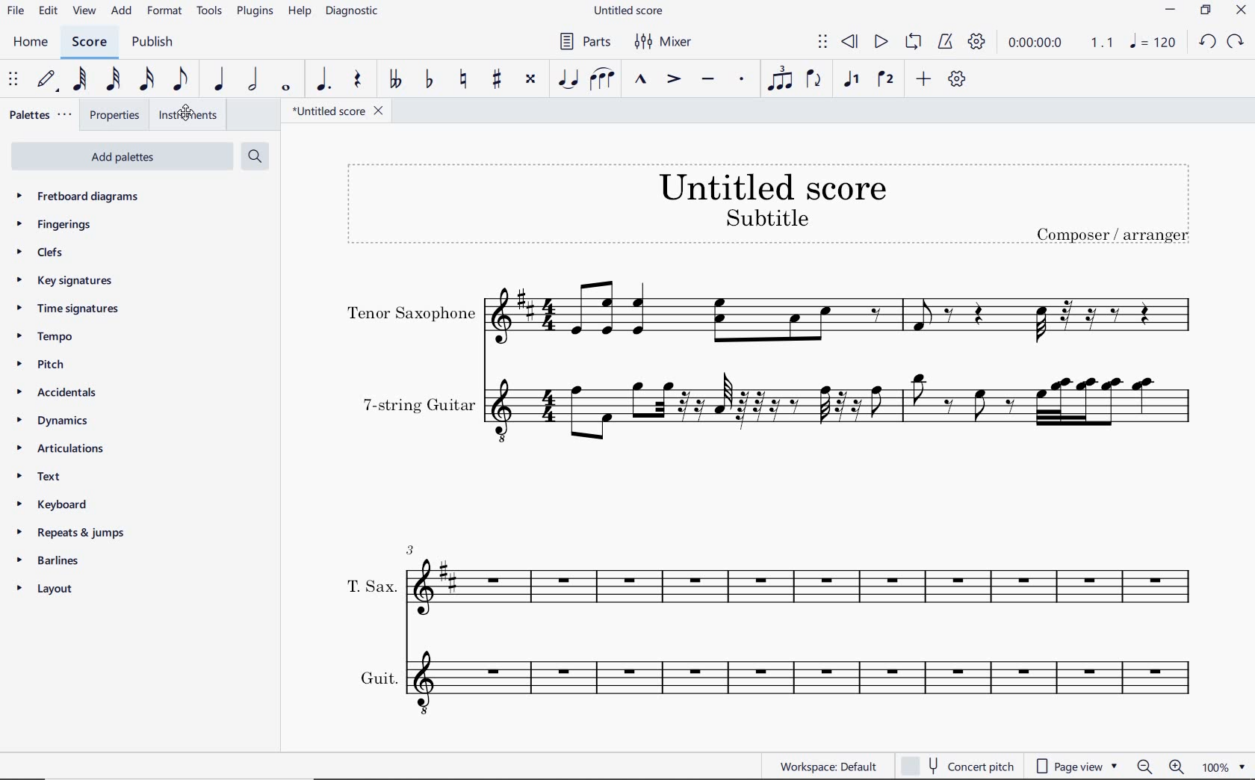 Image resolution: width=1255 pixels, height=780 pixels. Describe the element at coordinates (393, 79) in the screenshot. I see `TOGGLE-DOUBLE FLAT` at that location.